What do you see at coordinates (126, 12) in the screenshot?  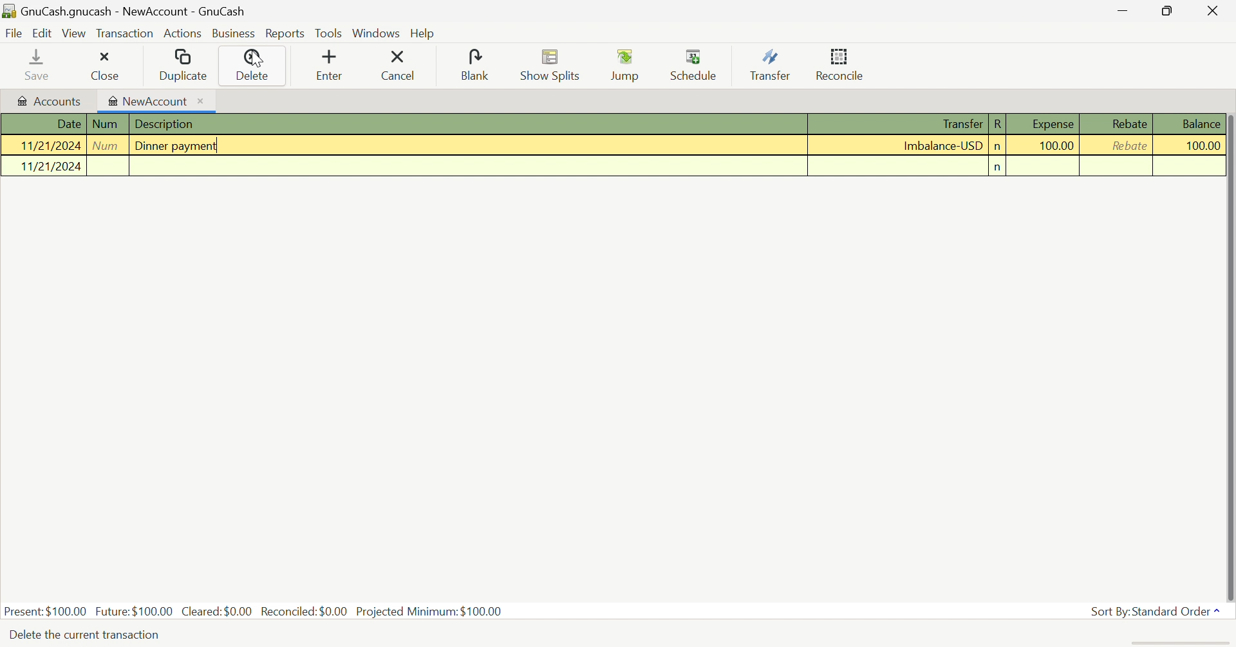 I see `GnuCash.gnucash - NewAccount - GnuCash` at bounding box center [126, 12].